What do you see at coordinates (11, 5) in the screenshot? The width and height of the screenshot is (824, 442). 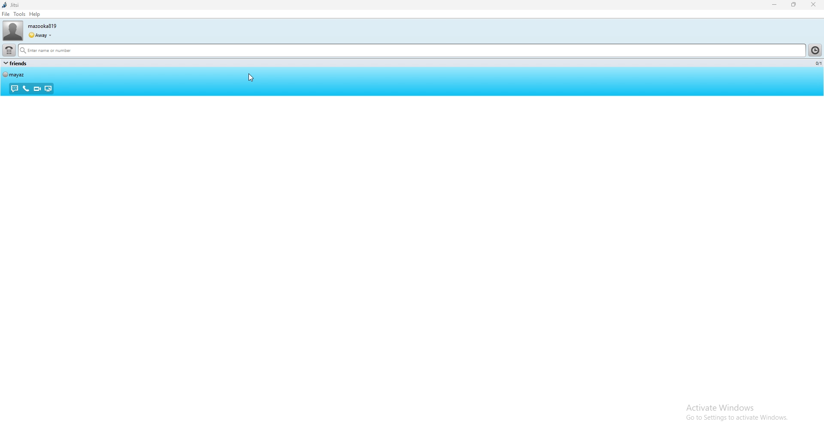 I see `jitsi` at bounding box center [11, 5].